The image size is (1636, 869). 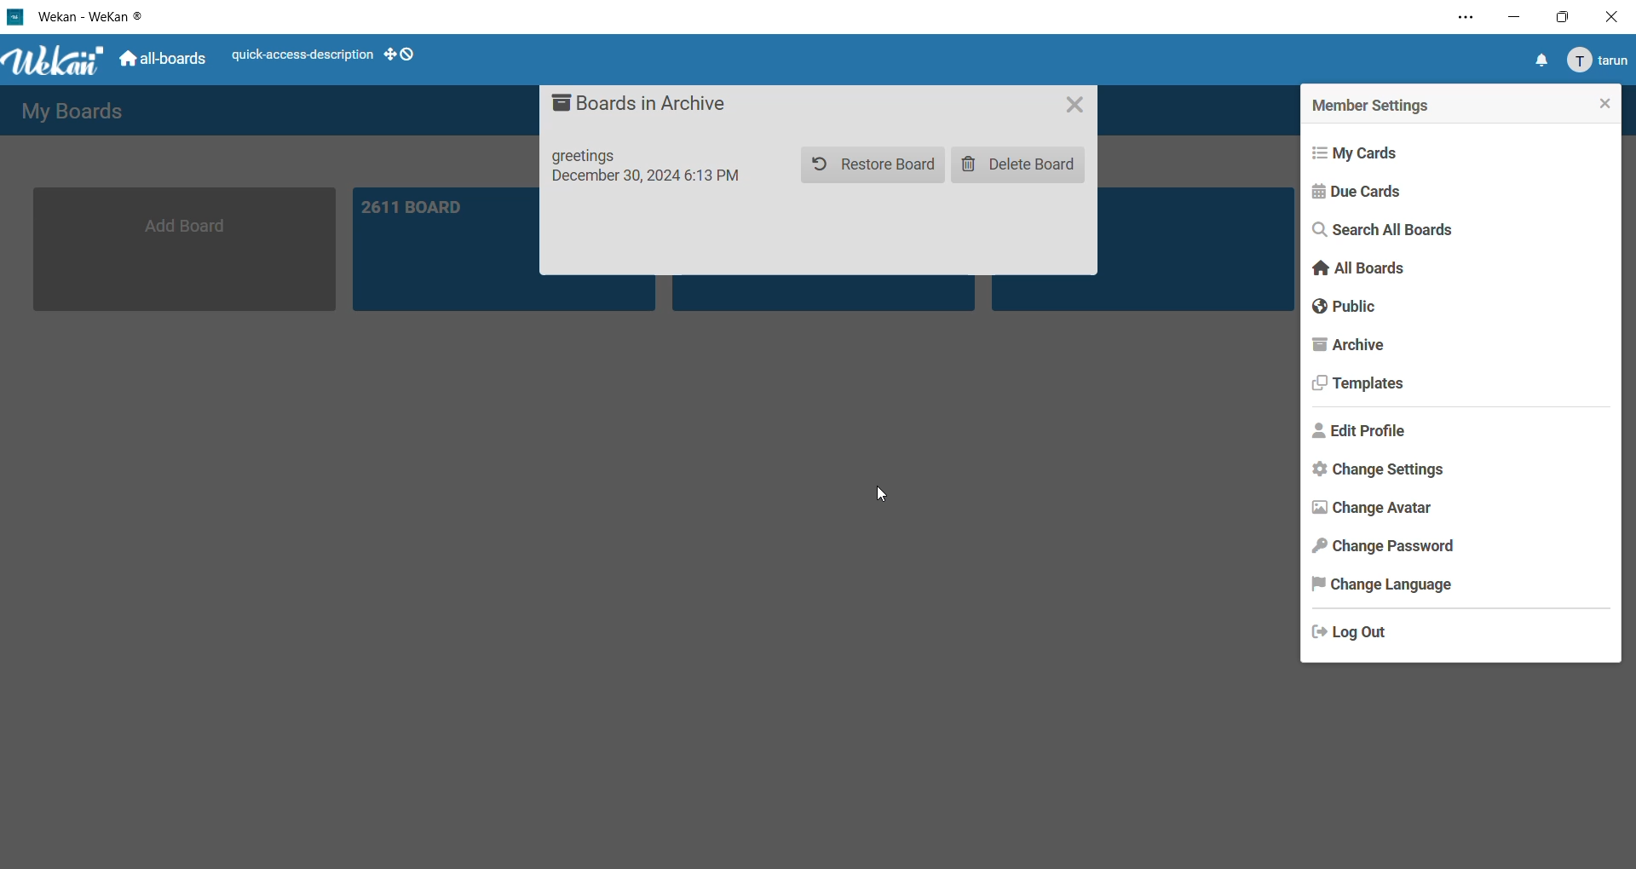 I want to click on all boards, so click(x=1356, y=267).